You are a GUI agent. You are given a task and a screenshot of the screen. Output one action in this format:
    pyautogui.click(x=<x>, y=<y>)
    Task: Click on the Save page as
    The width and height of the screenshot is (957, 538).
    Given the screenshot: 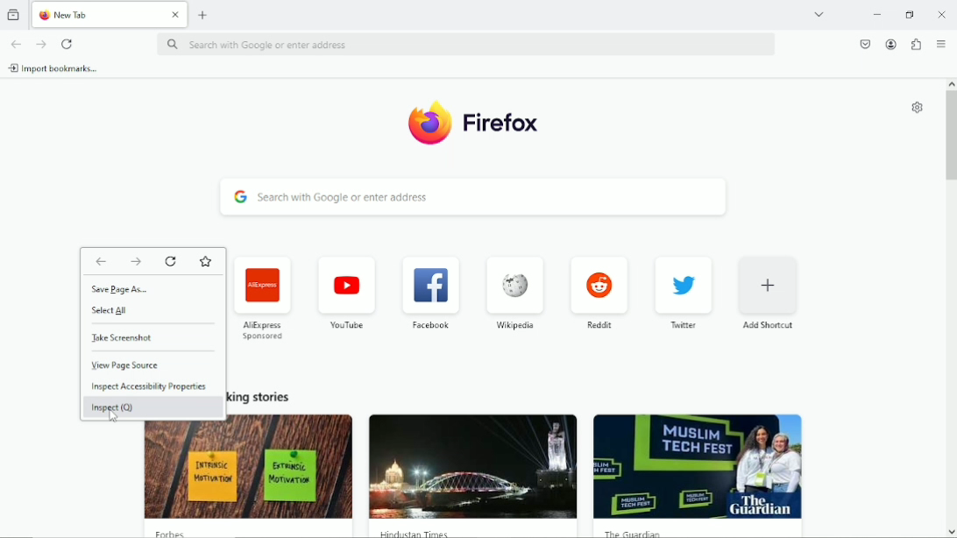 What is the action you would take?
    pyautogui.click(x=128, y=288)
    